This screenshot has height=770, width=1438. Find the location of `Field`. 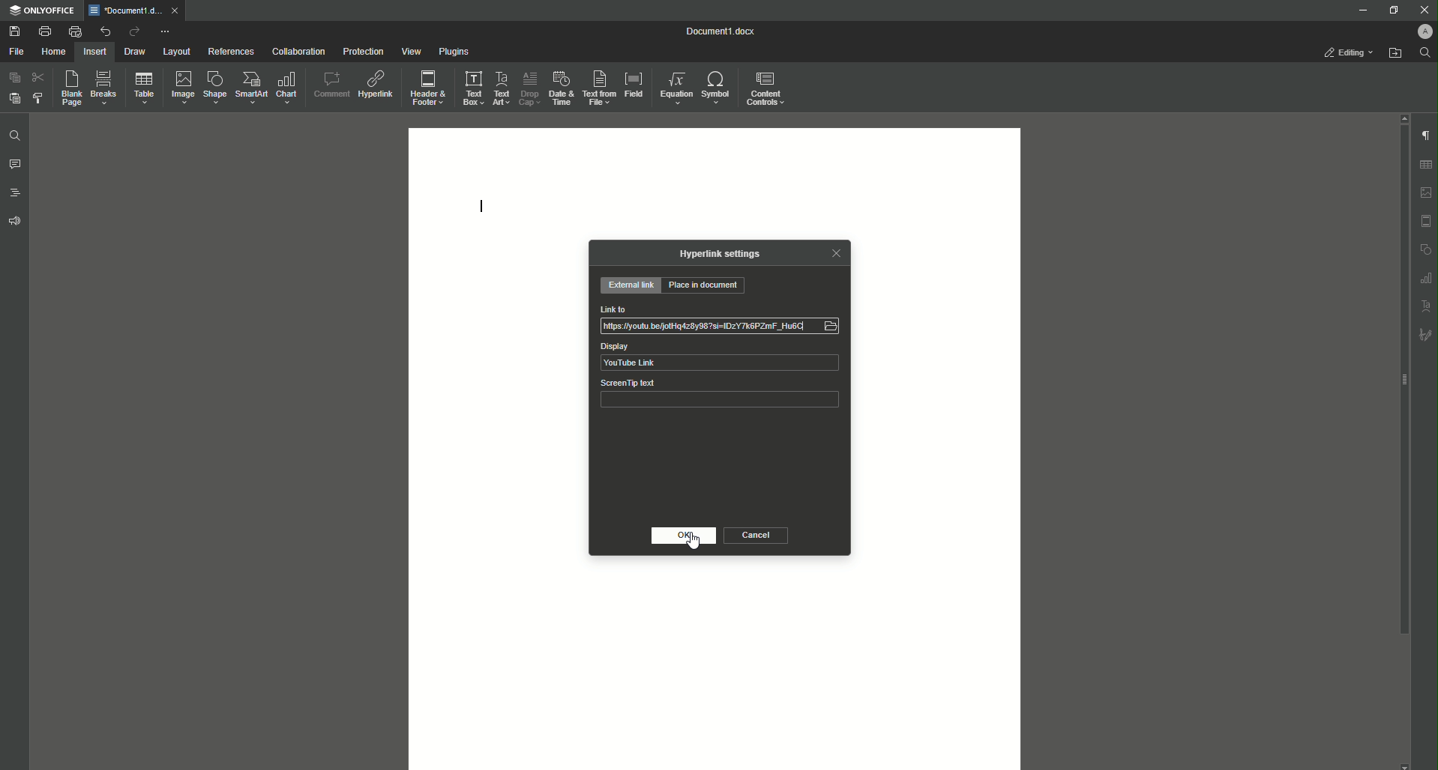

Field is located at coordinates (634, 85).